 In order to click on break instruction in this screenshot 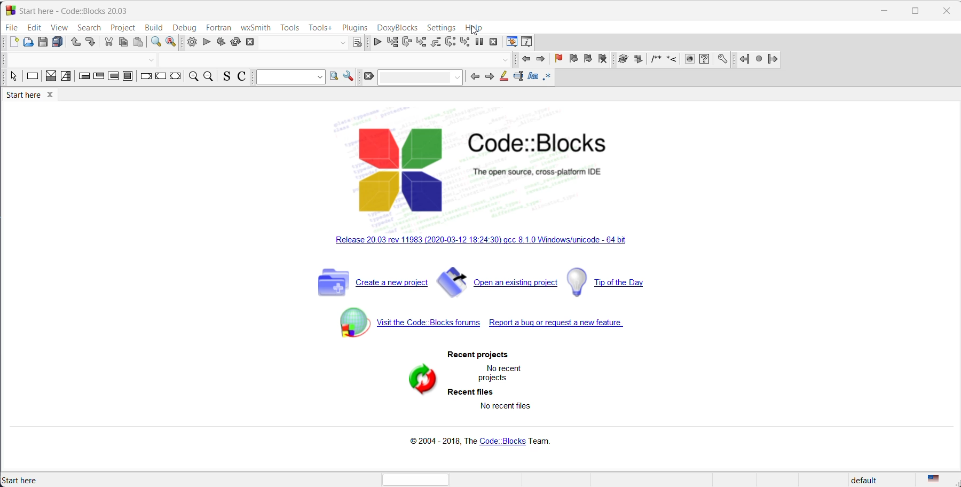, I will do `click(146, 78)`.